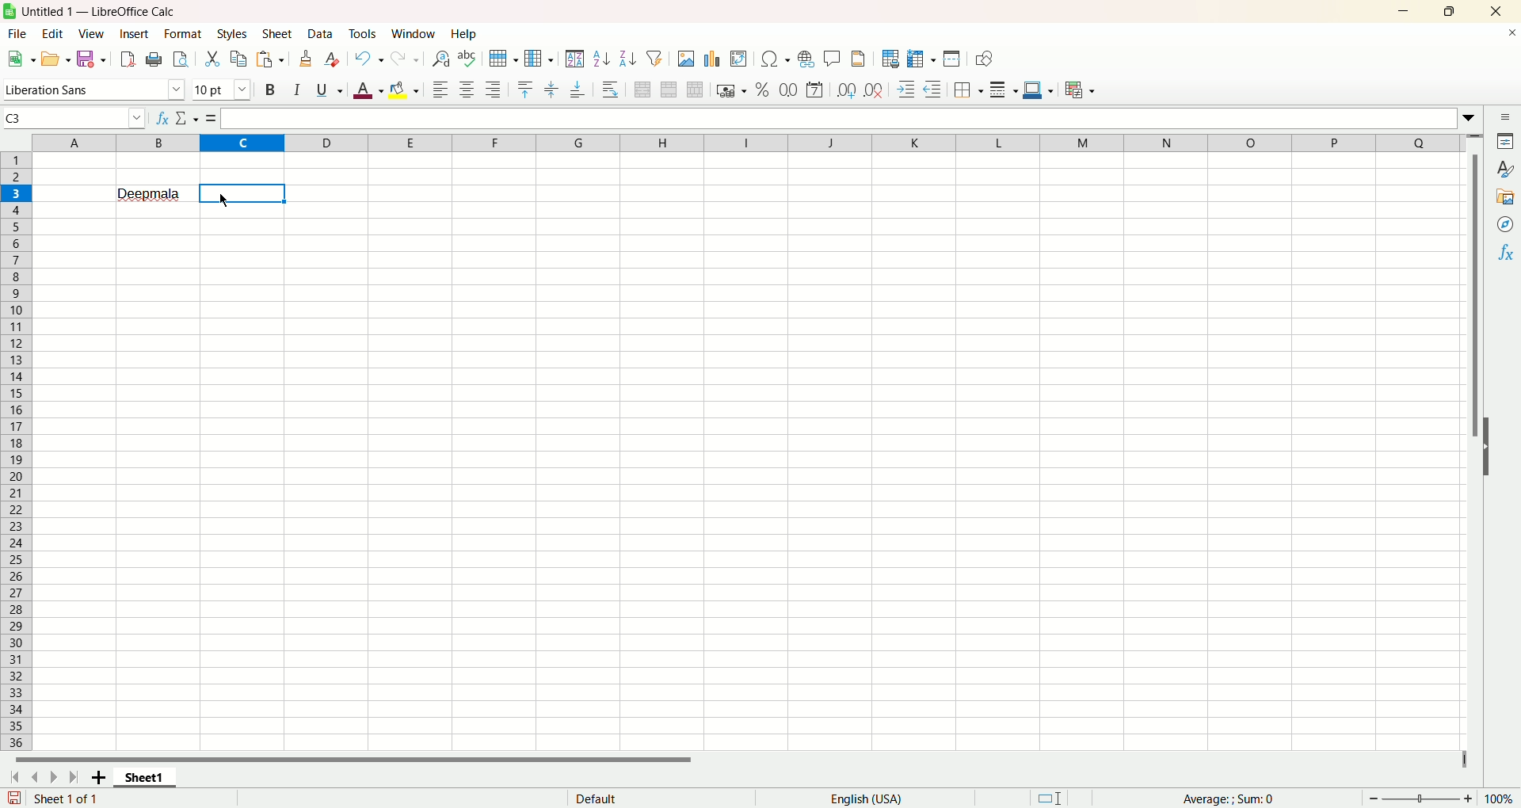 The height and width of the screenshot is (808, 1521). What do you see at coordinates (66, 798) in the screenshot?
I see `sheet 1 of 1` at bounding box center [66, 798].